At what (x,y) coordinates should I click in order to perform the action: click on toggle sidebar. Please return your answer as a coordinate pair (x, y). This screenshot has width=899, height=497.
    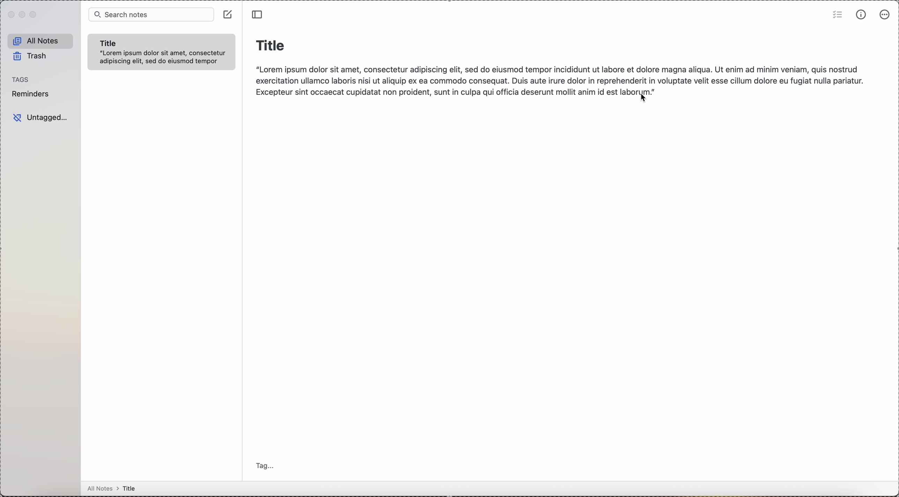
    Looking at the image, I should click on (259, 14).